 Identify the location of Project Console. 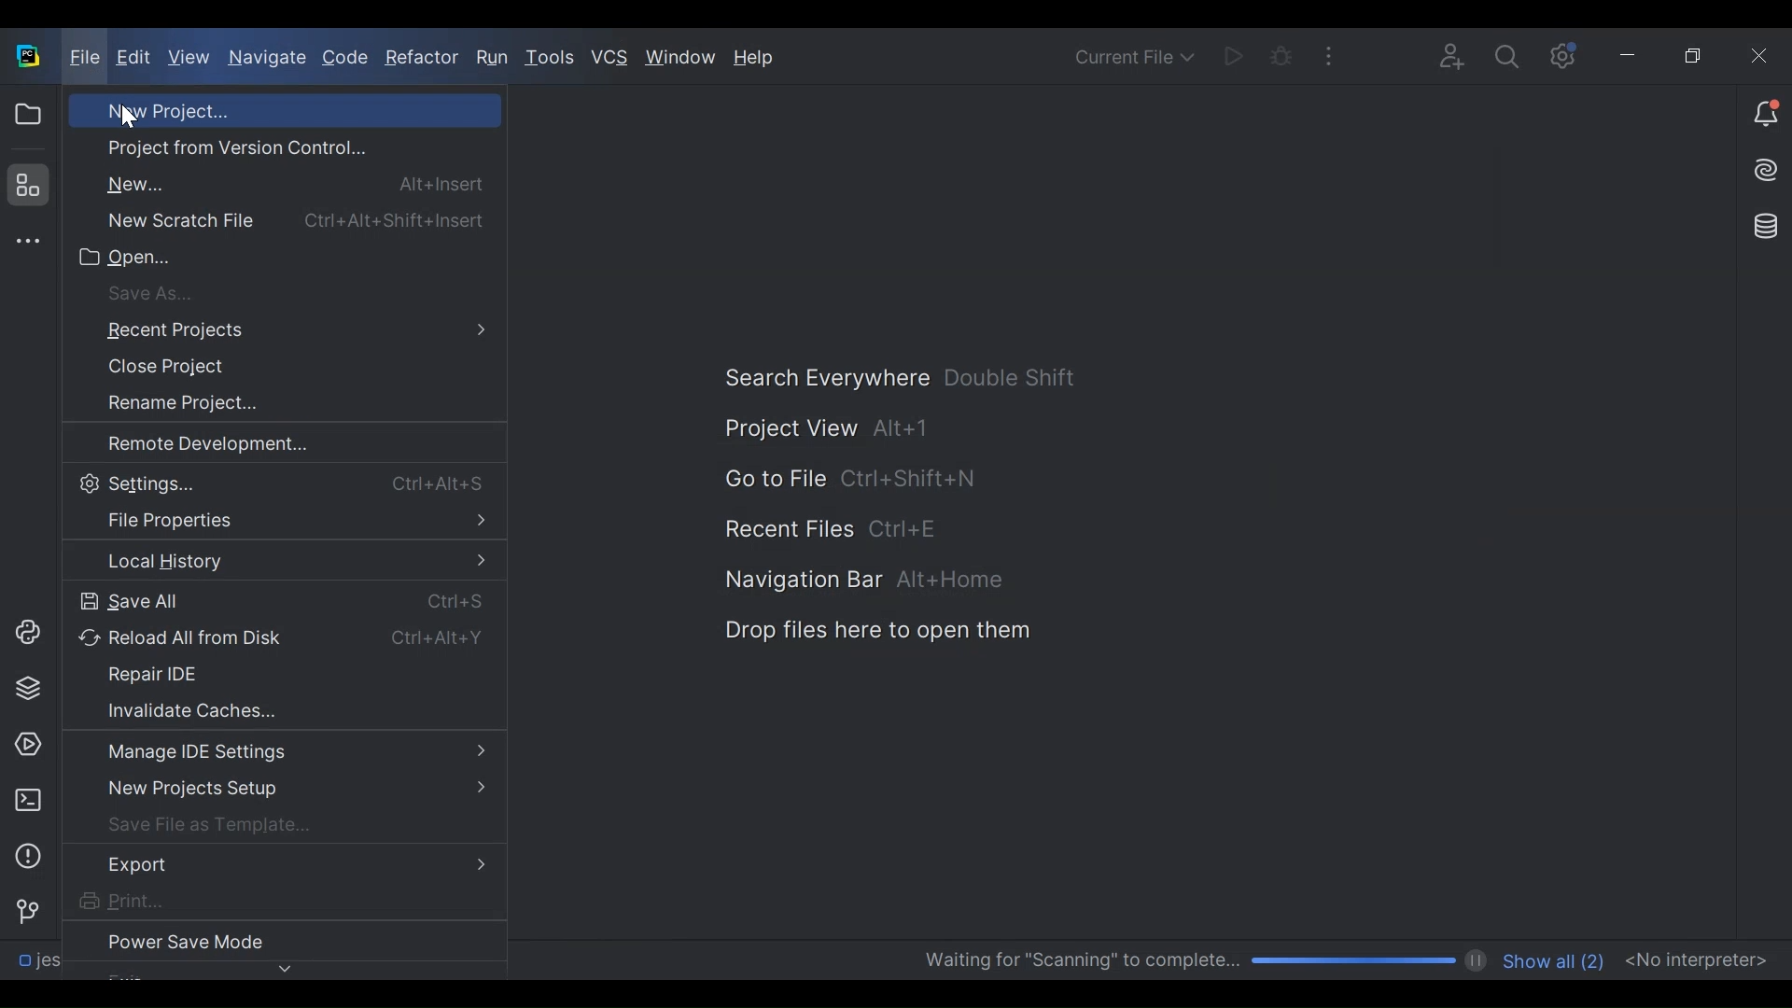
(24, 633).